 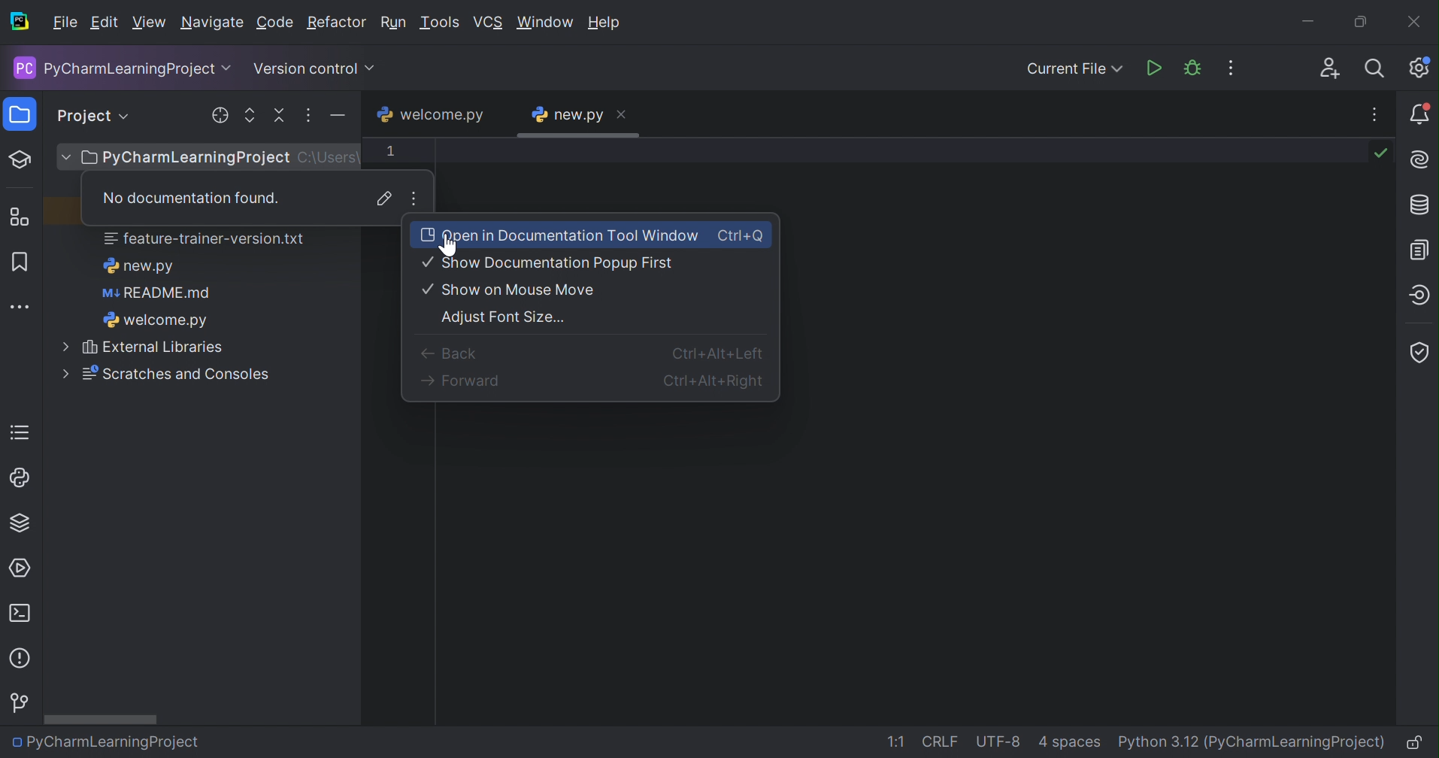 I want to click on Adjust Font Size..., so click(x=504, y=318).